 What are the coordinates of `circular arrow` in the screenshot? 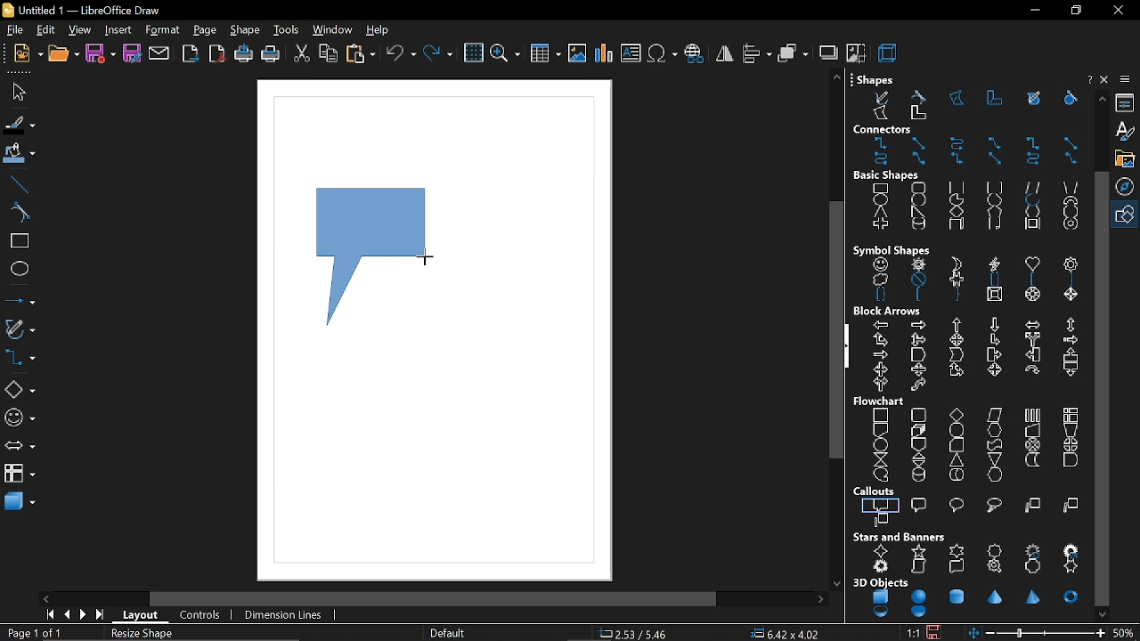 It's located at (1031, 369).